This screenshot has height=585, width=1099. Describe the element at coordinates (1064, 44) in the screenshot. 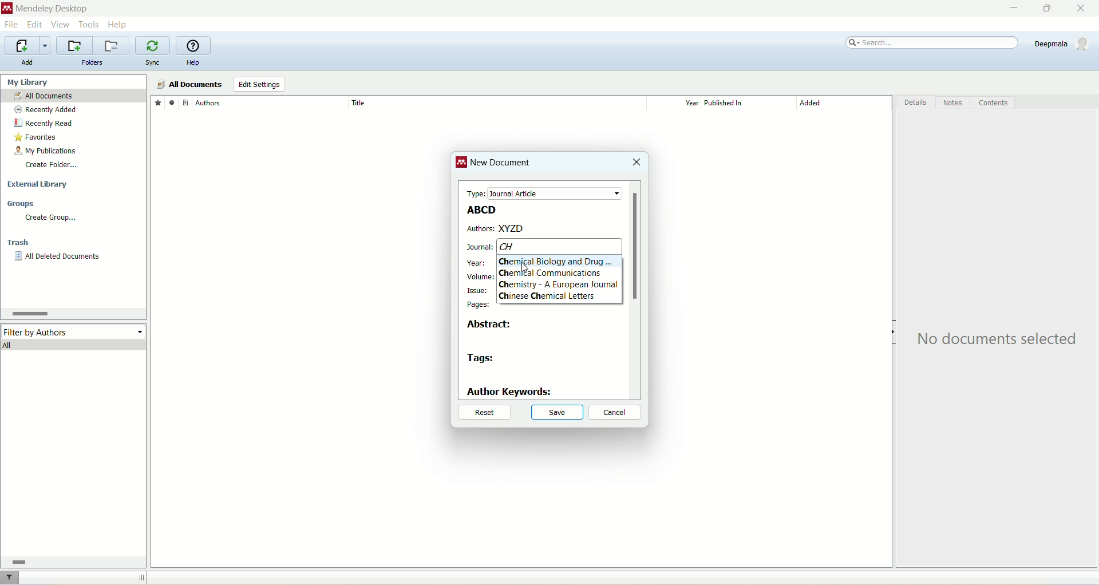

I see `account` at that location.